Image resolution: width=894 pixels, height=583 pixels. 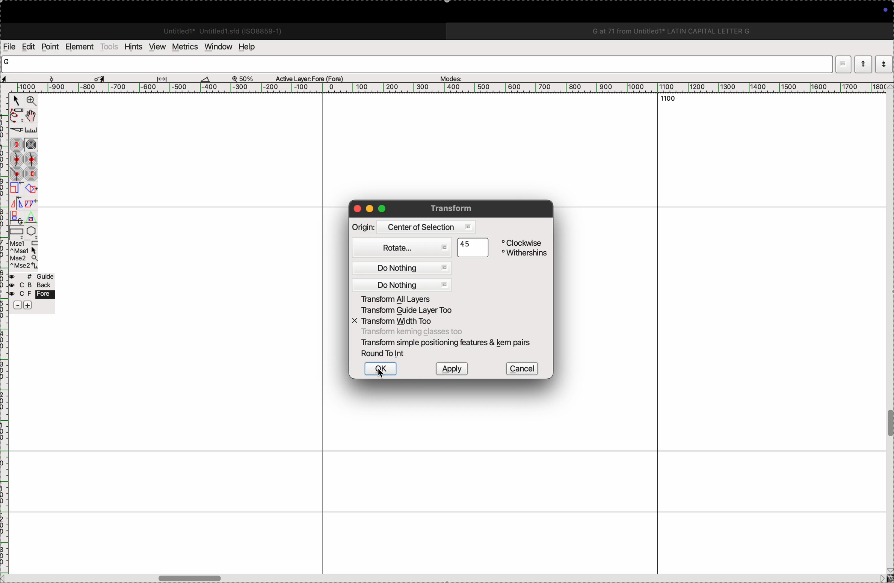 What do you see at coordinates (355, 208) in the screenshot?
I see `close` at bounding box center [355, 208].